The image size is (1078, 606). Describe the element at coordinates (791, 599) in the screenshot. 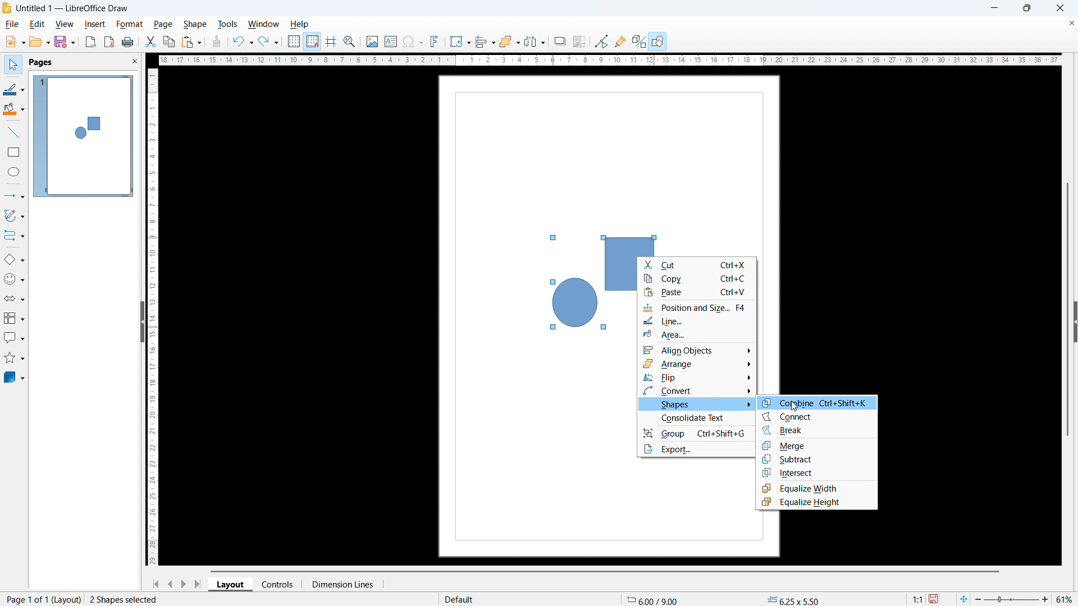

I see `object dimension` at that location.